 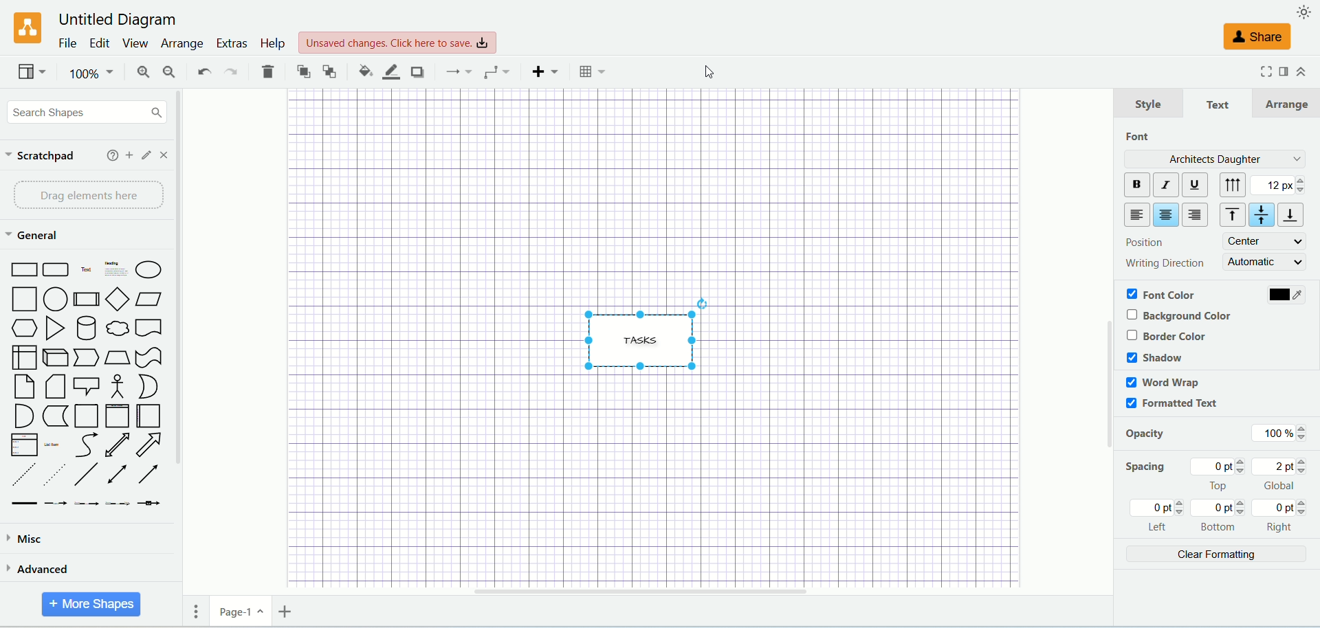 What do you see at coordinates (1163, 382) in the screenshot?
I see `word wrap` at bounding box center [1163, 382].